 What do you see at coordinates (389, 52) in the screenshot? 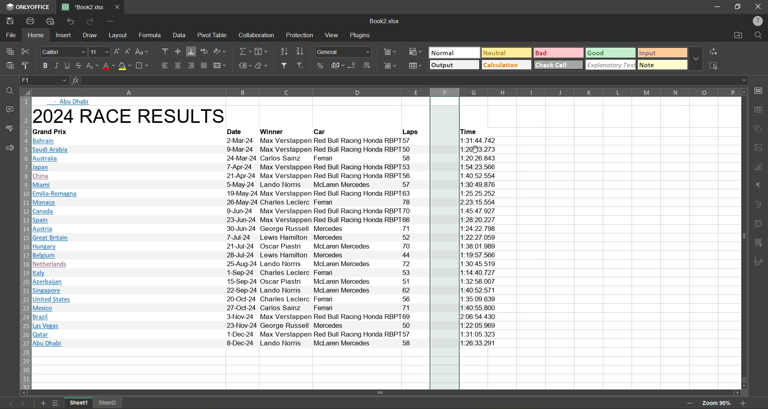
I see `insert cells` at bounding box center [389, 52].